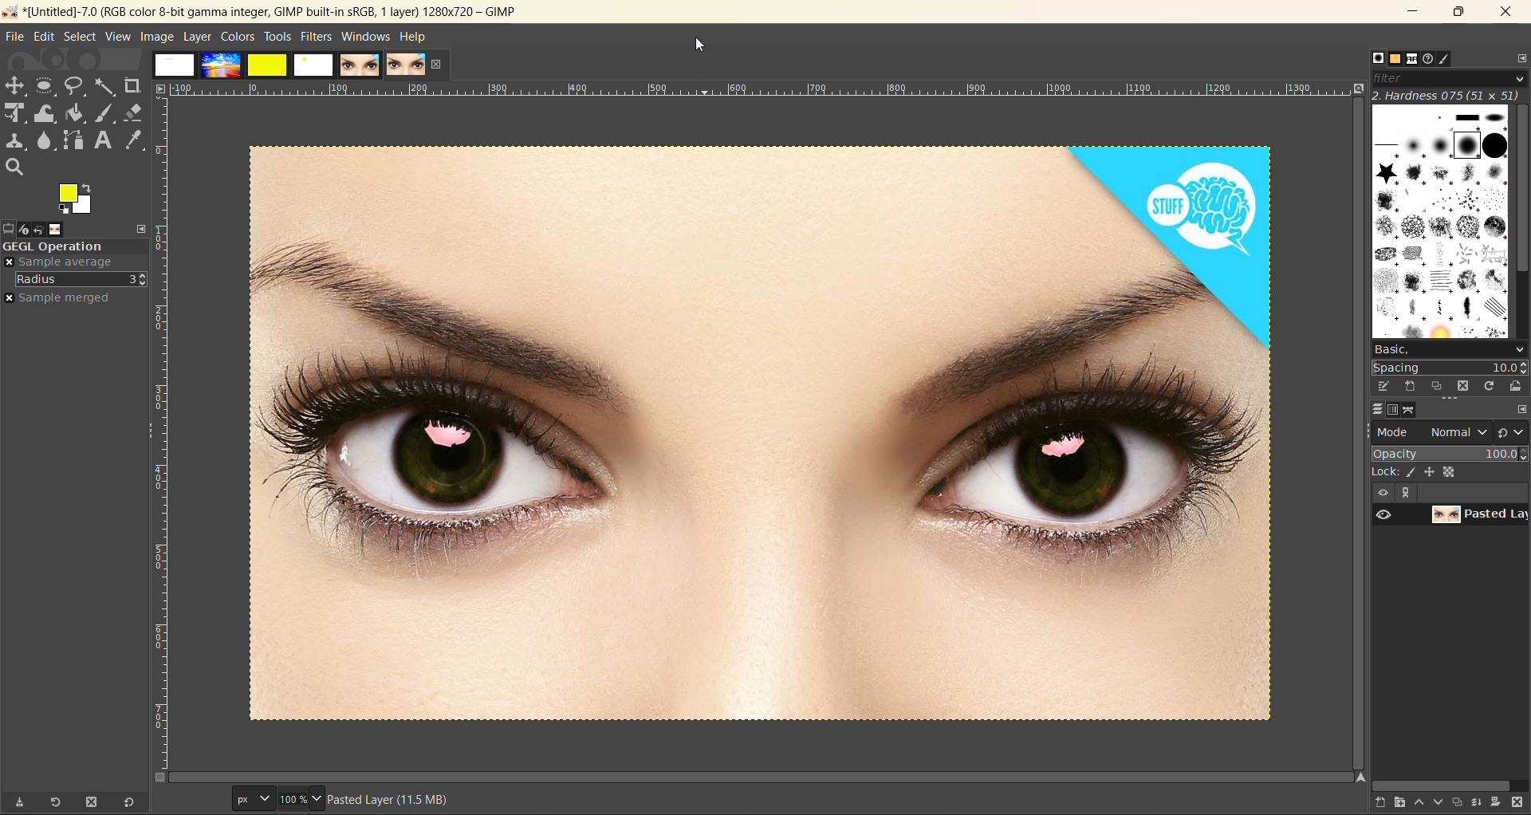  I want to click on patterns , so click(1387, 57).